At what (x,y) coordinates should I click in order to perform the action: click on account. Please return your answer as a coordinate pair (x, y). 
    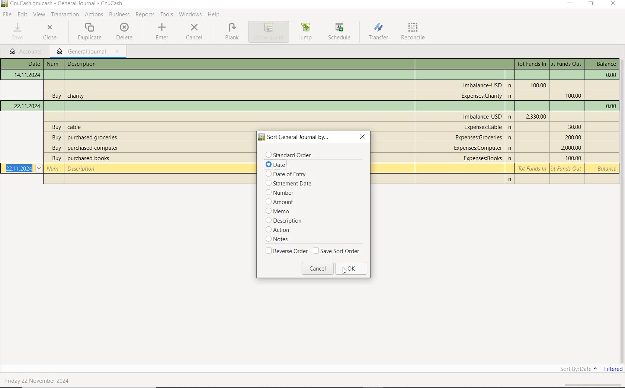
    Looking at the image, I should click on (480, 138).